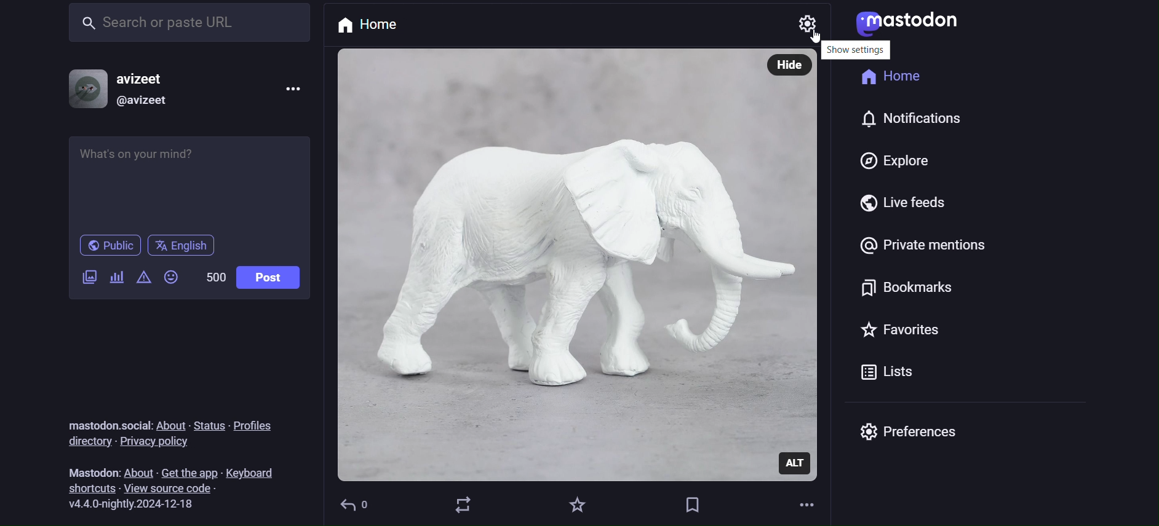 This screenshot has width=1159, height=526. Describe the element at coordinates (87, 278) in the screenshot. I see `add image` at that location.